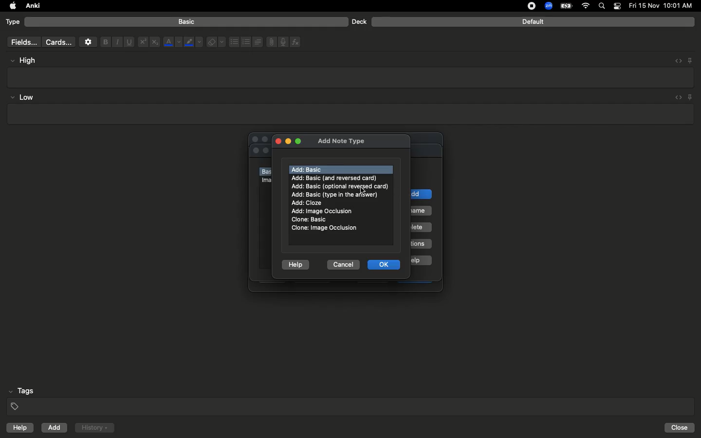 The width and height of the screenshot is (701, 438). Describe the element at coordinates (351, 399) in the screenshot. I see `Tags` at that location.